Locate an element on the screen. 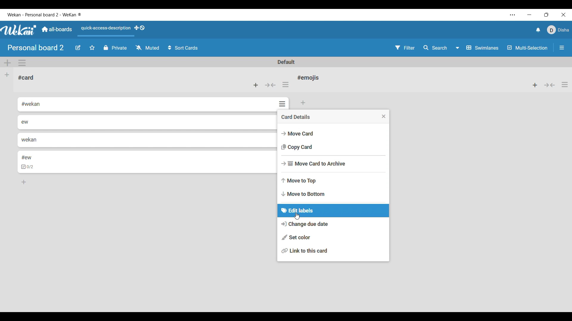 This screenshot has width=572, height=321. Go to common dashboard is located at coordinates (57, 29).